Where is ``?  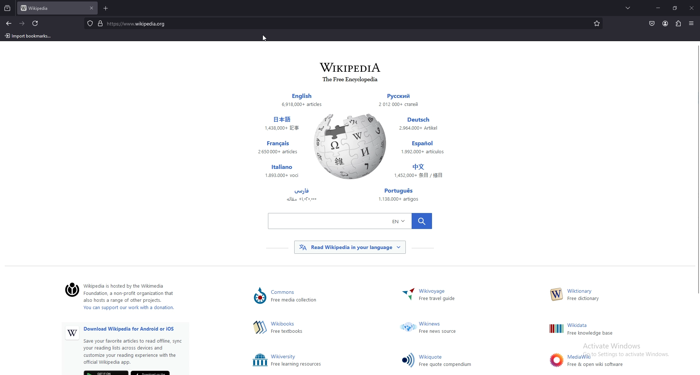  is located at coordinates (596, 361).